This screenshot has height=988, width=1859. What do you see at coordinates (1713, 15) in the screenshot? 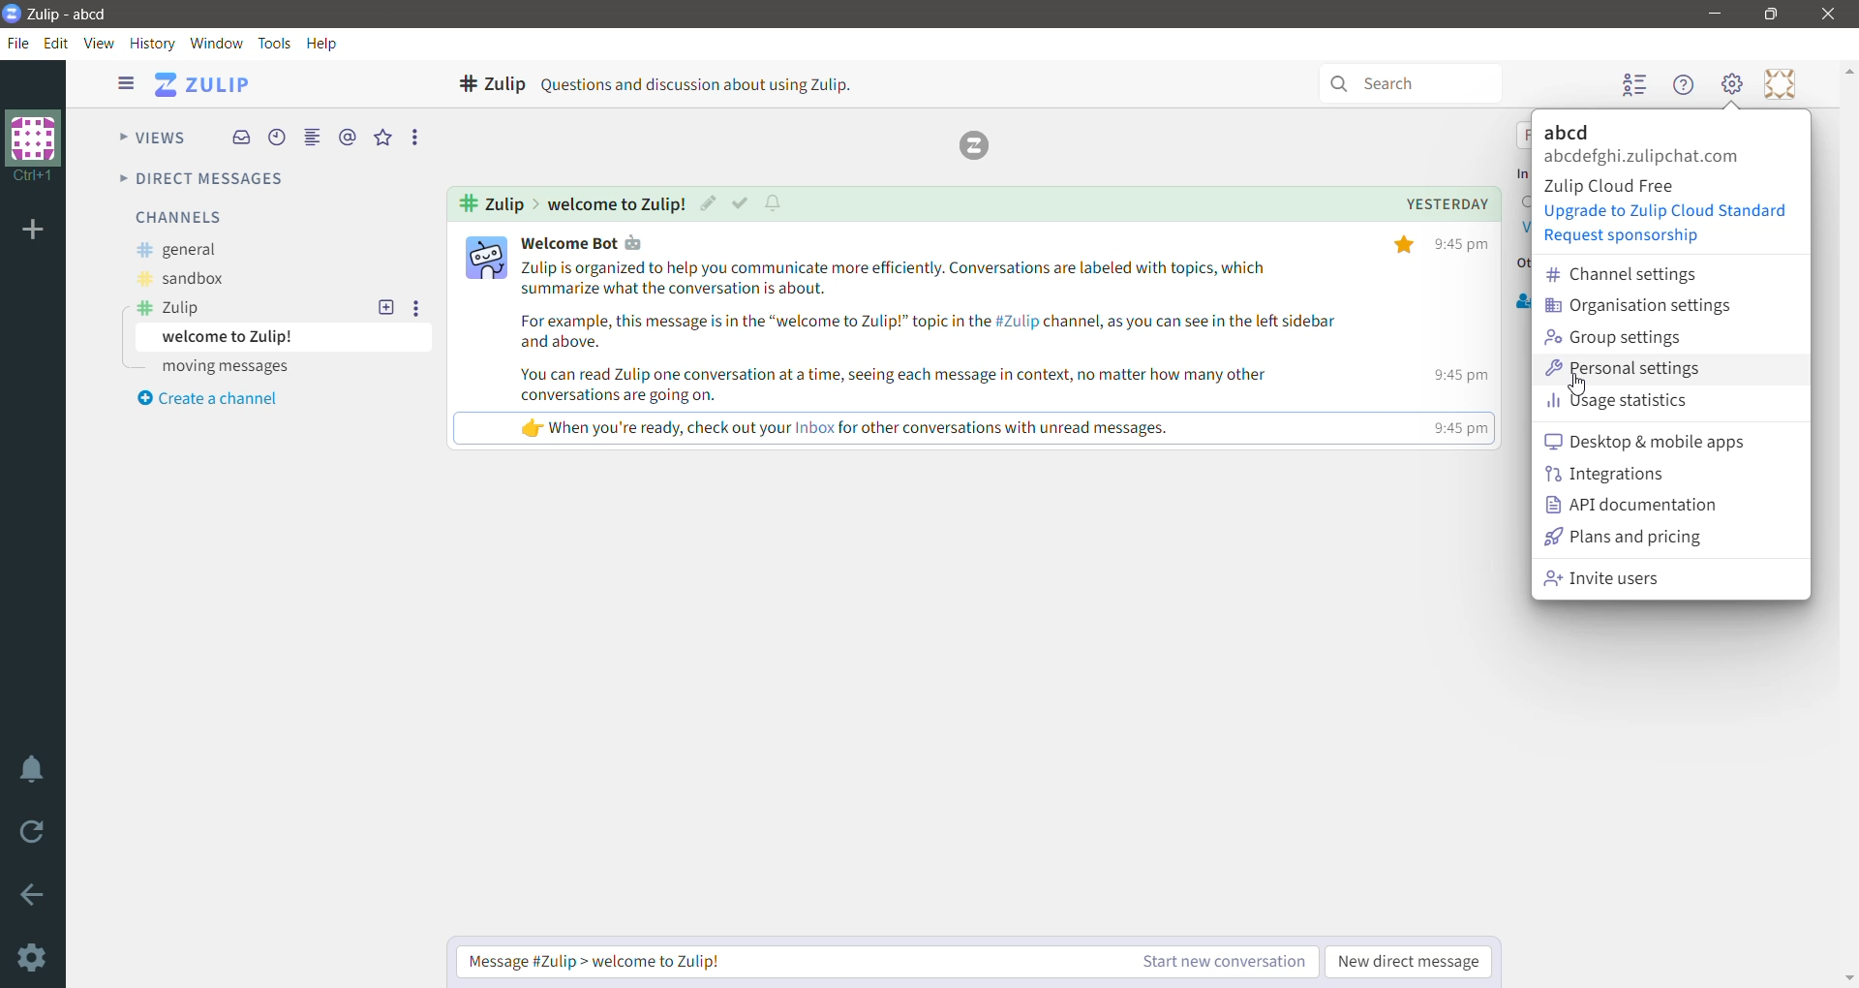
I see `Minimize` at bounding box center [1713, 15].